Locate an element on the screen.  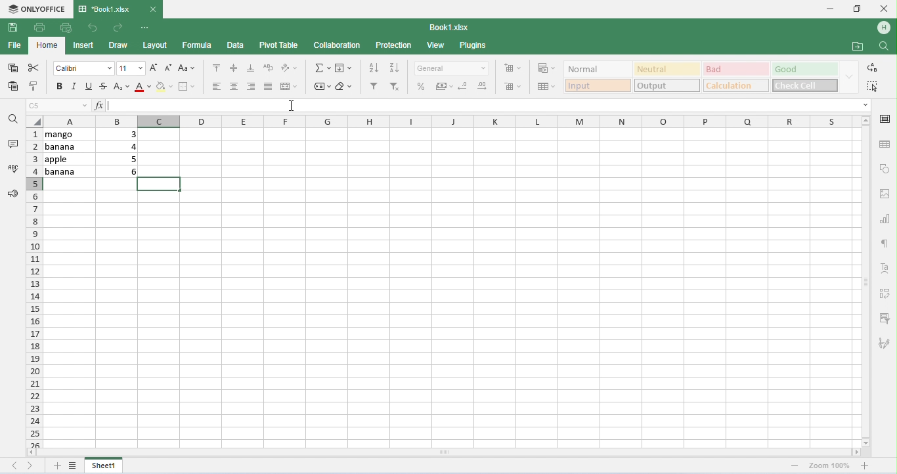
orientation is located at coordinates (290, 69).